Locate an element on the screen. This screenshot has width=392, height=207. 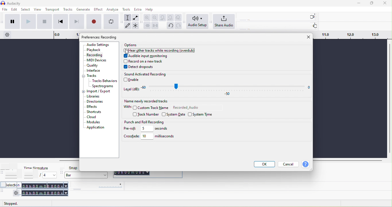
tools is located at coordinates (125, 9).